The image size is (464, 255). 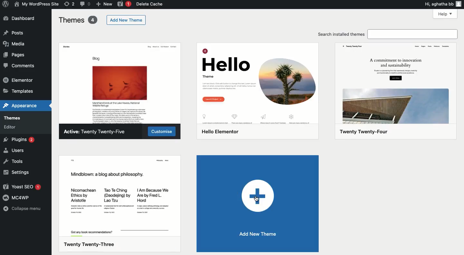 What do you see at coordinates (19, 79) in the screenshot?
I see `Elementor` at bounding box center [19, 79].